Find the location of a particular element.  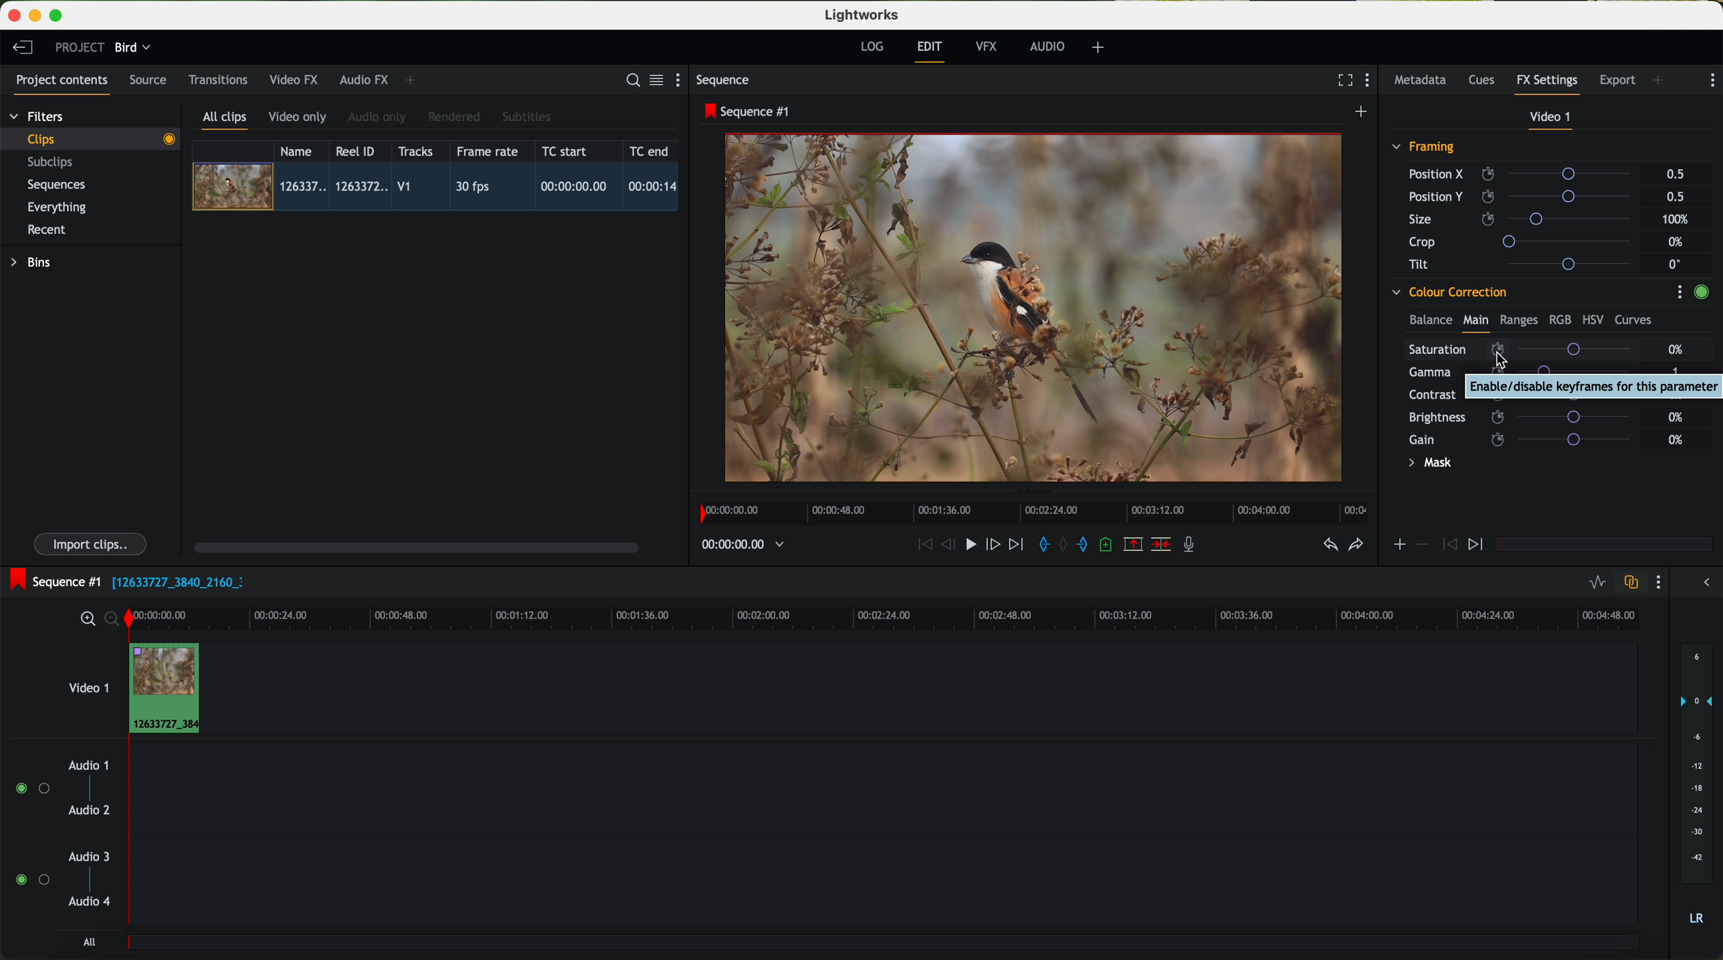

name is located at coordinates (301, 151).